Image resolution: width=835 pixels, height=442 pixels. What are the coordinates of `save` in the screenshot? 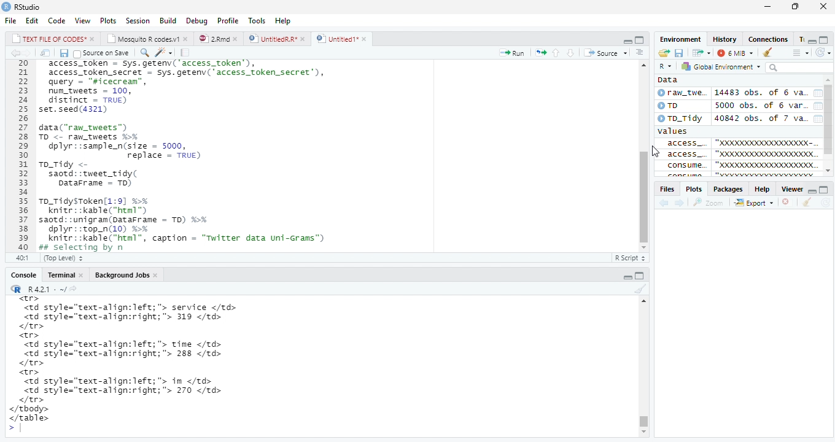 It's located at (678, 53).